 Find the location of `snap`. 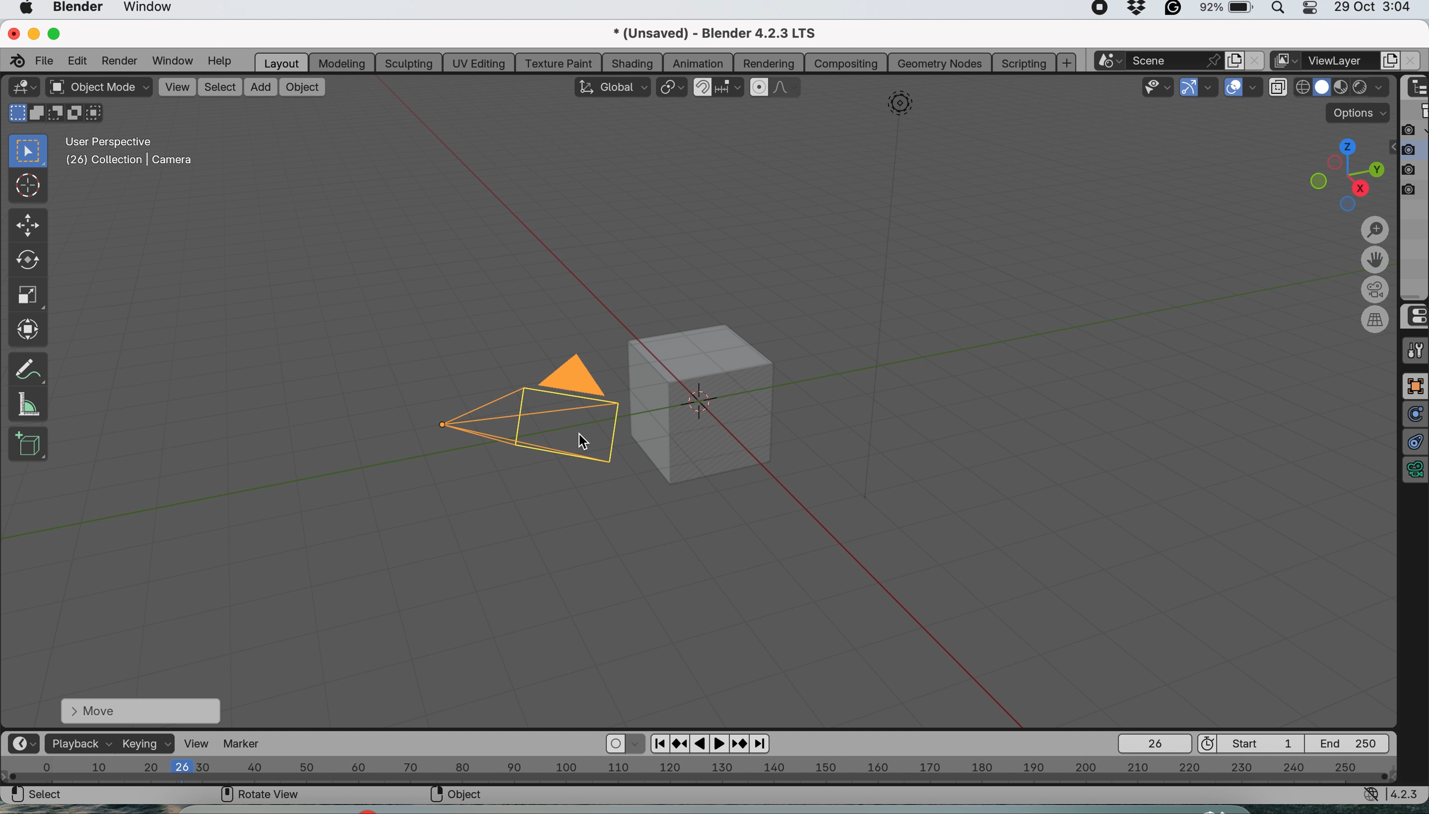

snap is located at coordinates (702, 86).